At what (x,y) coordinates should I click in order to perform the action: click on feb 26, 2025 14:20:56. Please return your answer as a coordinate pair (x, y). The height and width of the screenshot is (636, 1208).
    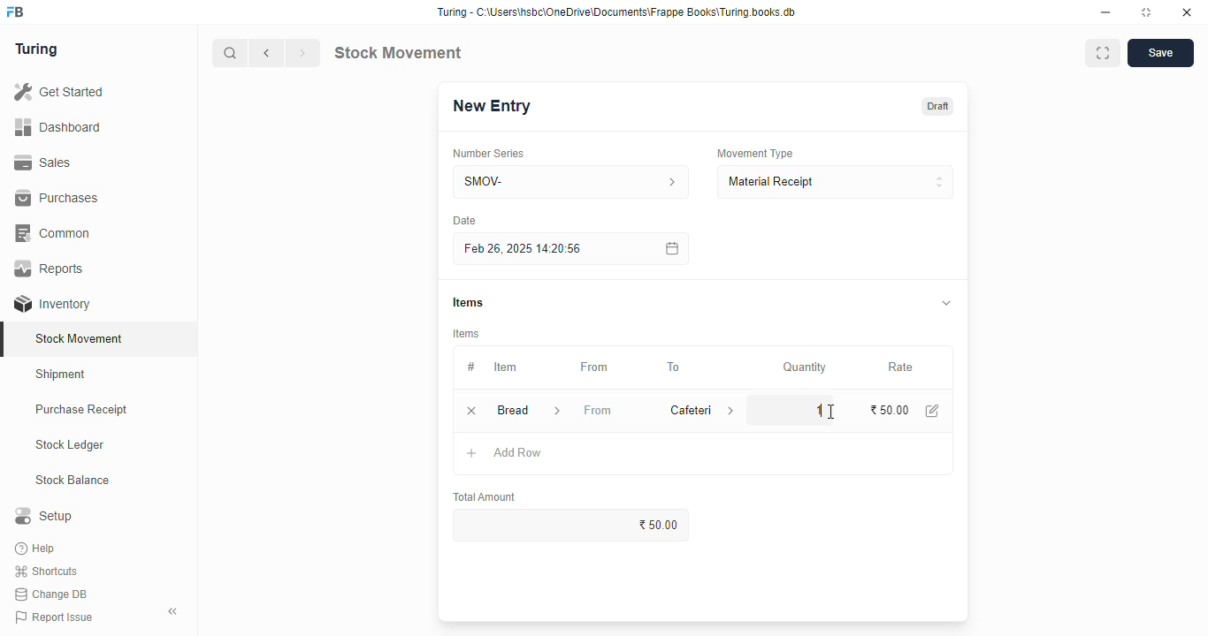
    Looking at the image, I should click on (526, 249).